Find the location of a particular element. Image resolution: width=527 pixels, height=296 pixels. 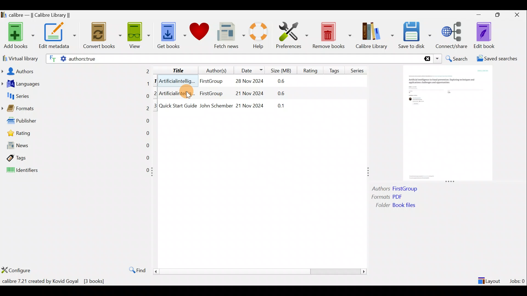

0.6 is located at coordinates (276, 94).